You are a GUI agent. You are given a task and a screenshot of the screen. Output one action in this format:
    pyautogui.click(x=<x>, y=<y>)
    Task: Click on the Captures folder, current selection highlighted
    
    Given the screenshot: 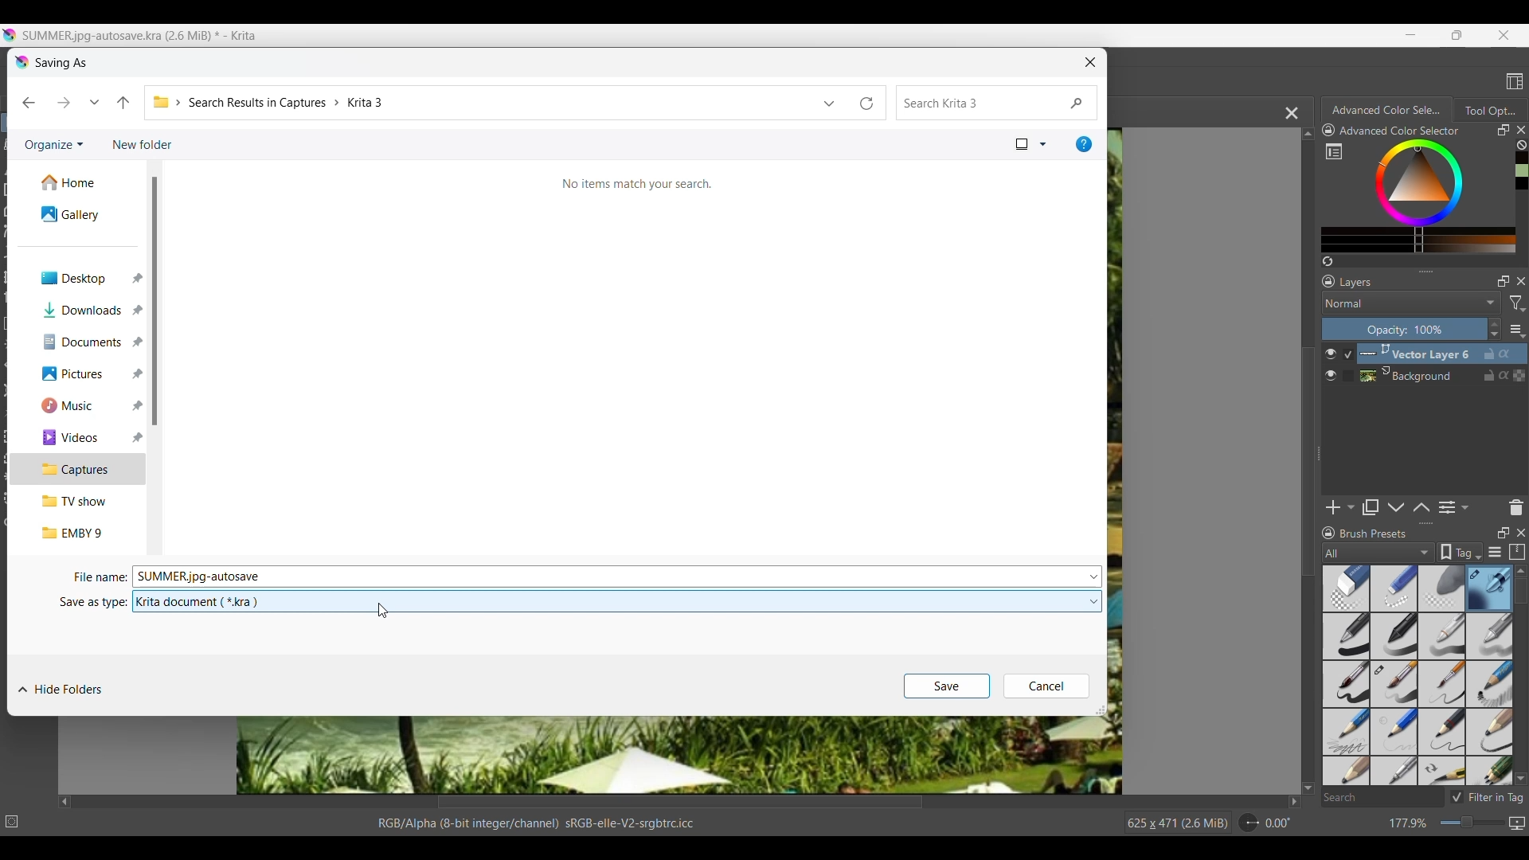 What is the action you would take?
    pyautogui.click(x=77, y=470)
    